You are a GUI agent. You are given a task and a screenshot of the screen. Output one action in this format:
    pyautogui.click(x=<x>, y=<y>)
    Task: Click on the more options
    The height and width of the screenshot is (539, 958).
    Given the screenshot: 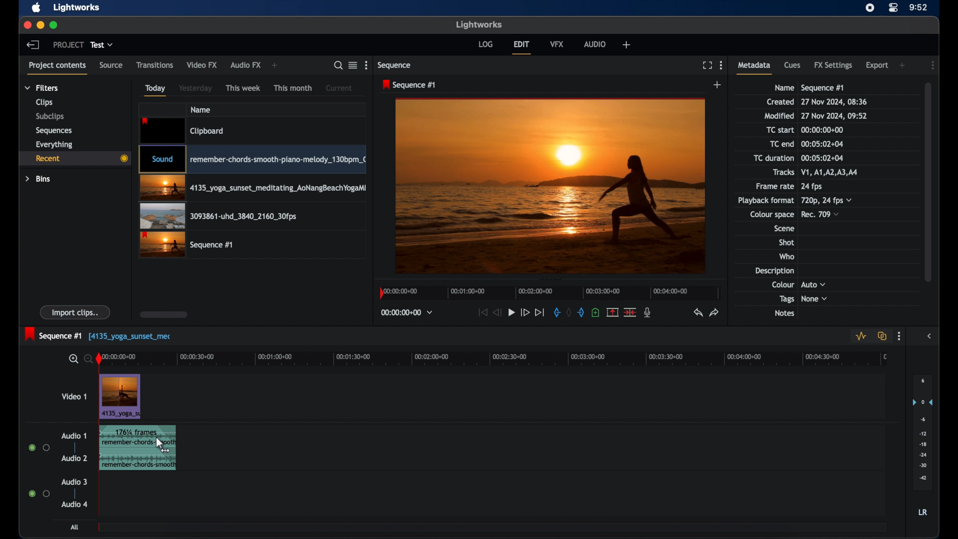 What is the action you would take?
    pyautogui.click(x=933, y=65)
    